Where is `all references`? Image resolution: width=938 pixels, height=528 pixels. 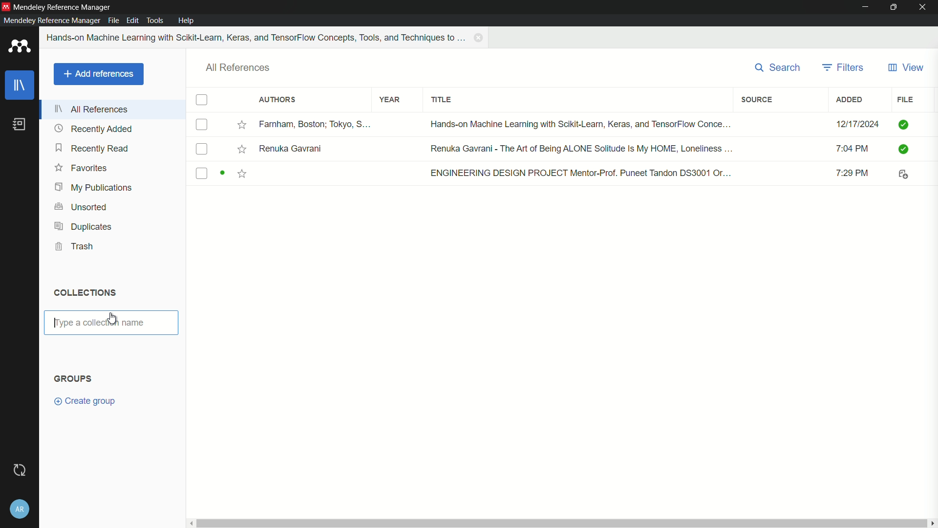
all references is located at coordinates (91, 109).